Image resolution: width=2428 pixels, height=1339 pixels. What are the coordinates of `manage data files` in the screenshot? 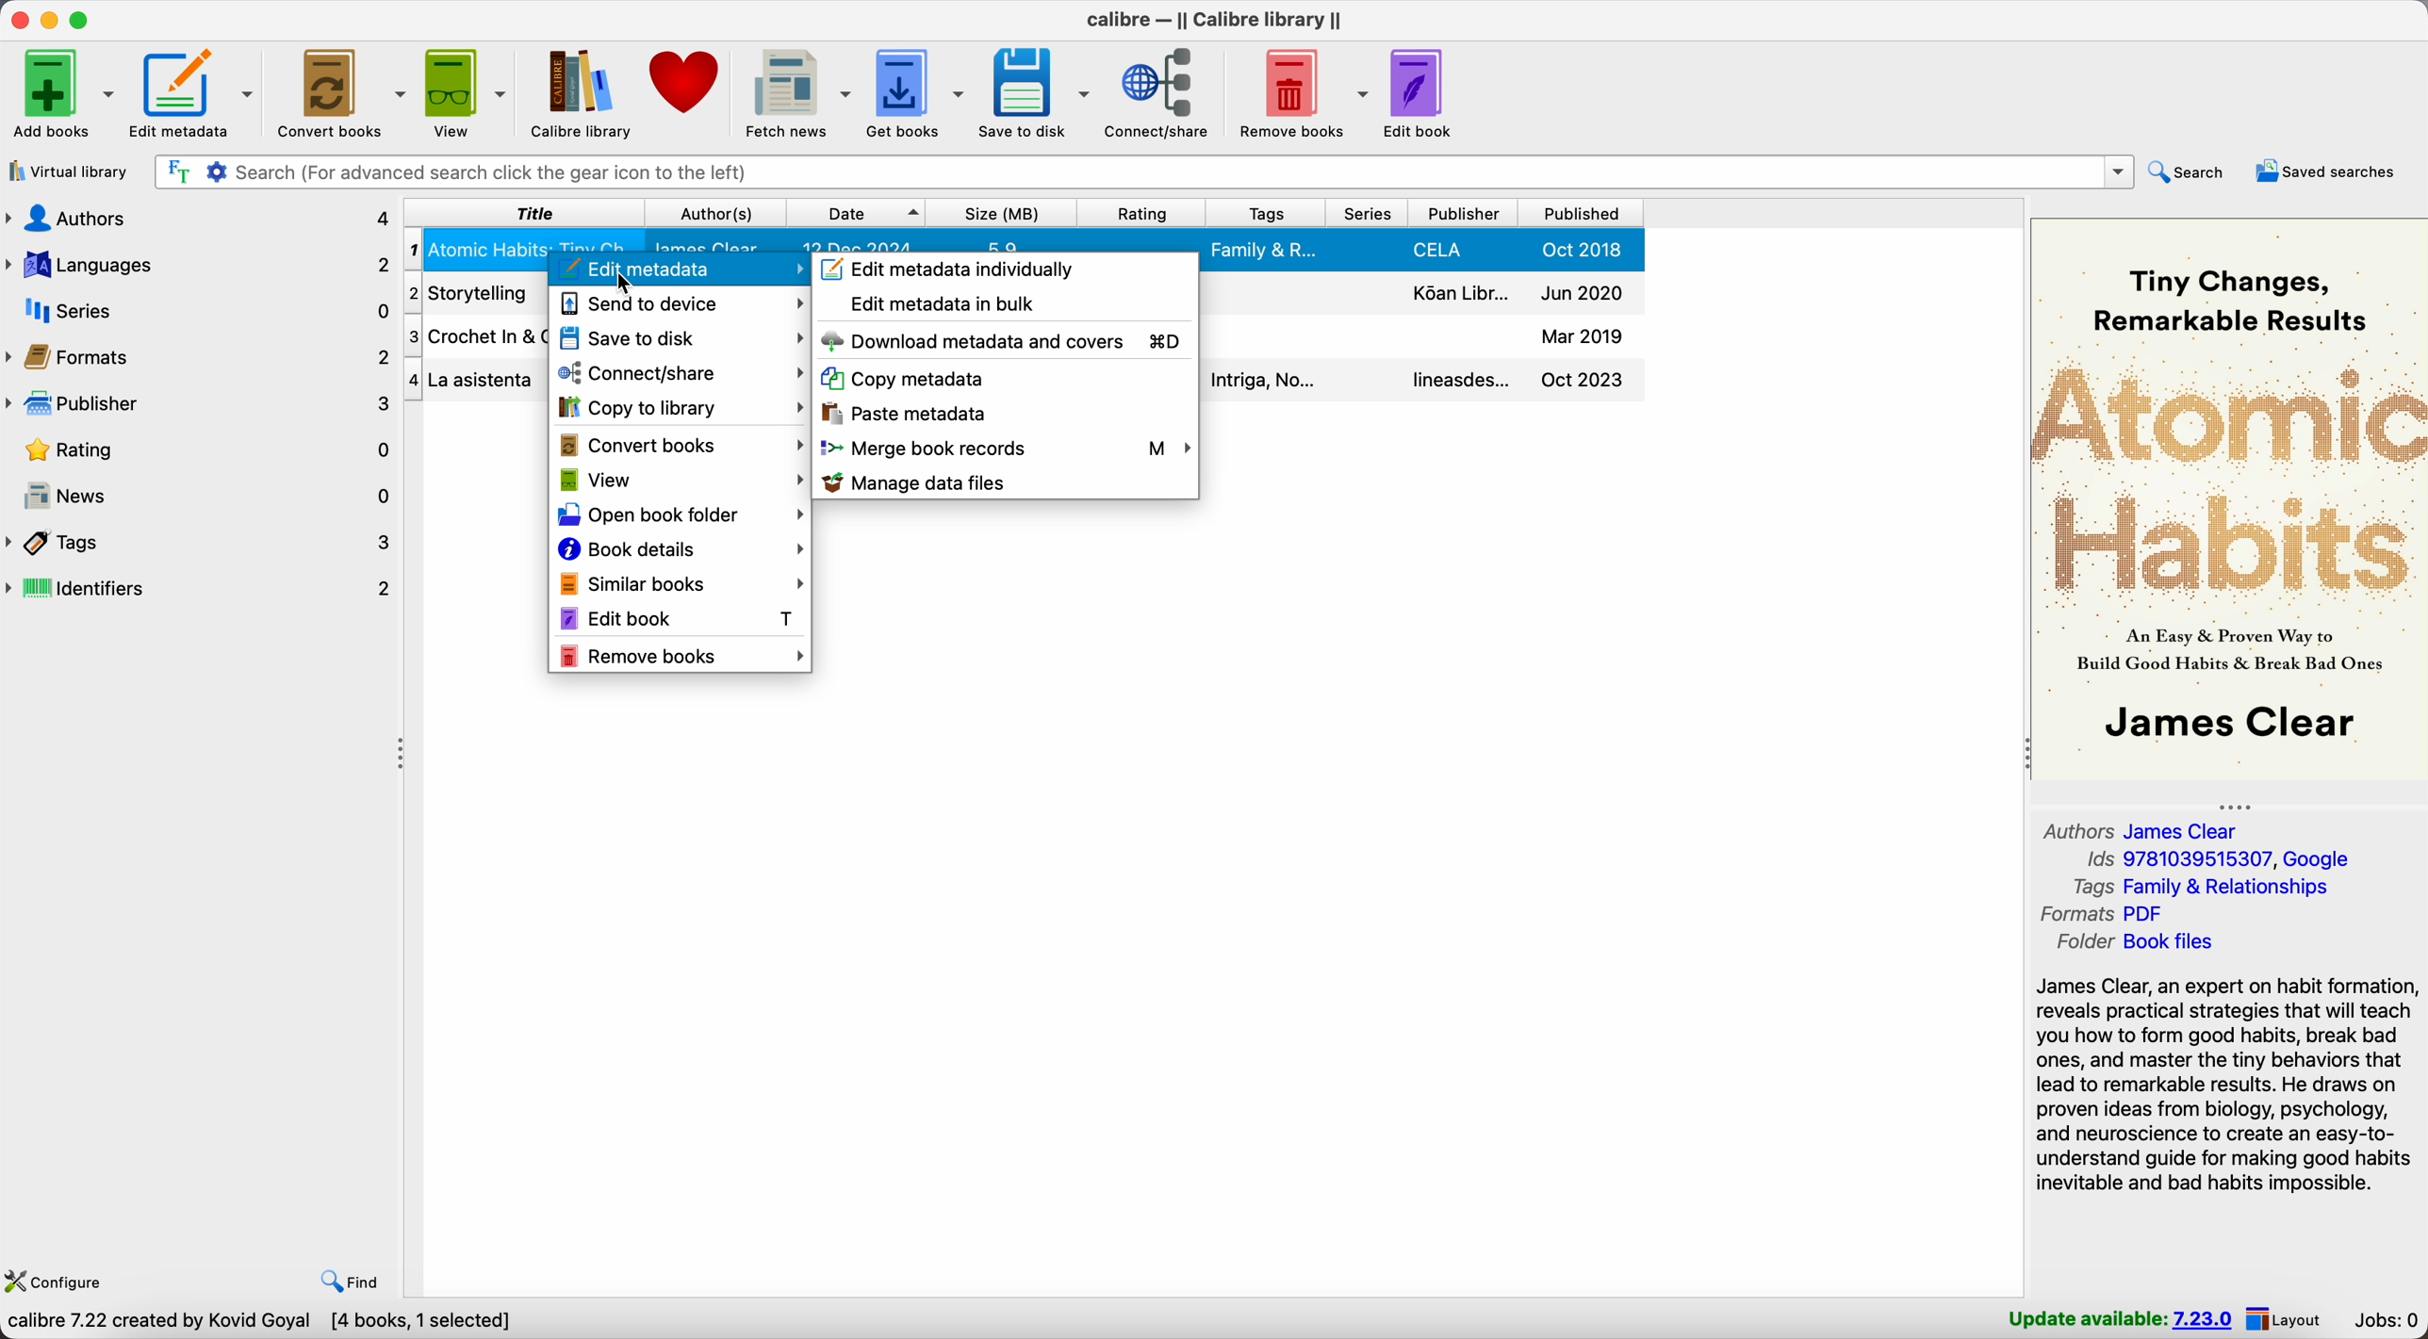 It's located at (927, 483).